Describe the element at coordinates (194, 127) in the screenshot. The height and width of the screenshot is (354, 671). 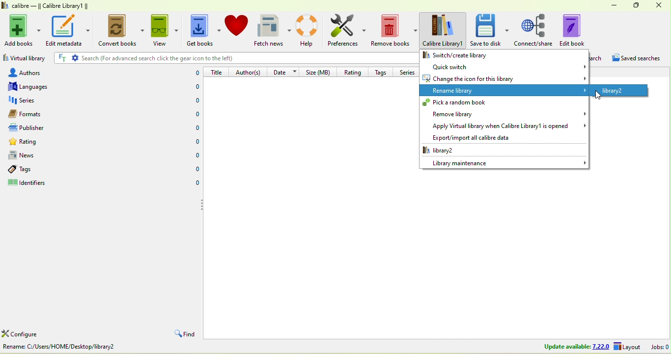
I see `0` at that location.